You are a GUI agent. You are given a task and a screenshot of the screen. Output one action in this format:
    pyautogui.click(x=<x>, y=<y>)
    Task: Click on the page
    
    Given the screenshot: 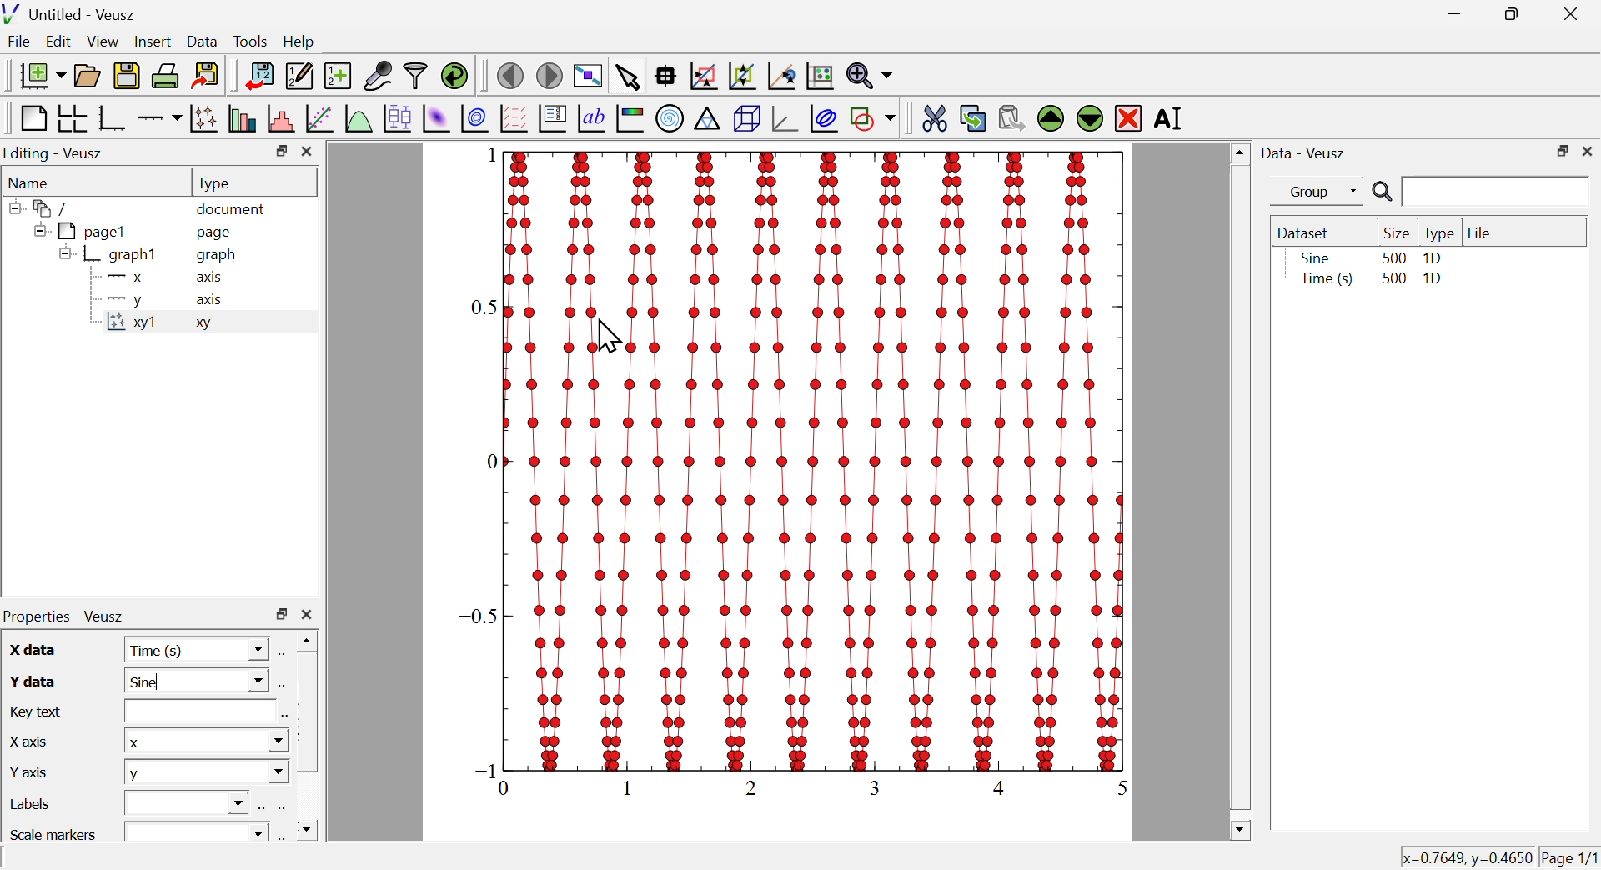 What is the action you would take?
    pyautogui.click(x=217, y=235)
    